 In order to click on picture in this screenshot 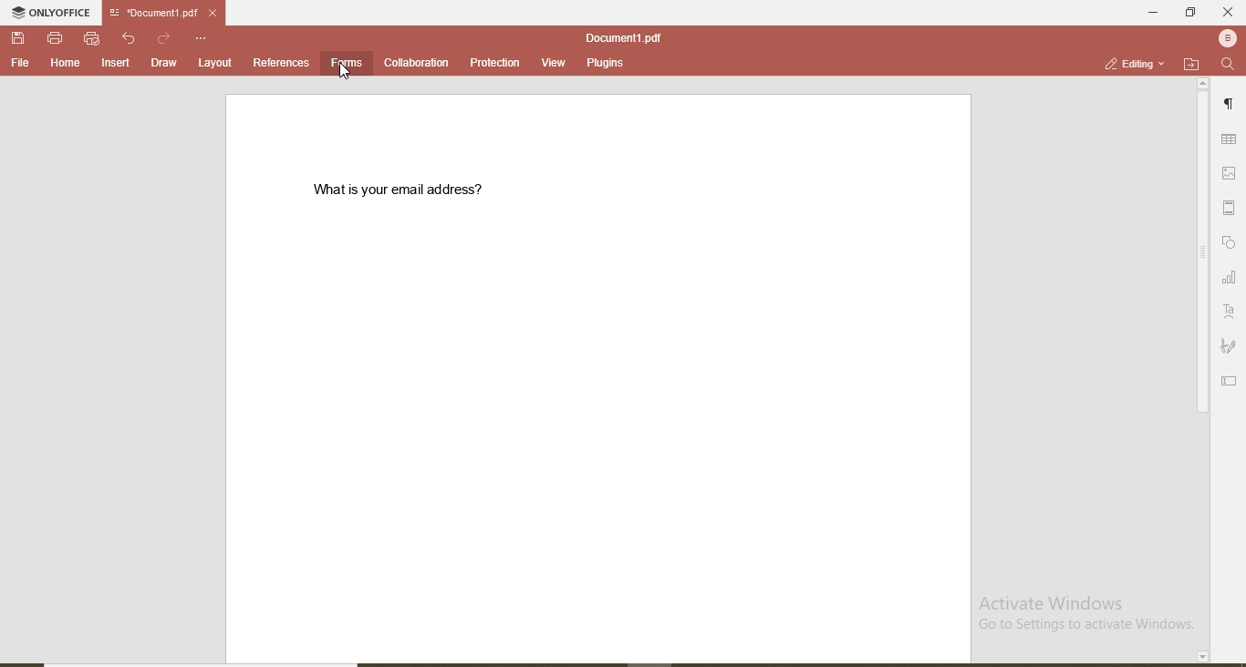, I will do `click(1232, 172)`.